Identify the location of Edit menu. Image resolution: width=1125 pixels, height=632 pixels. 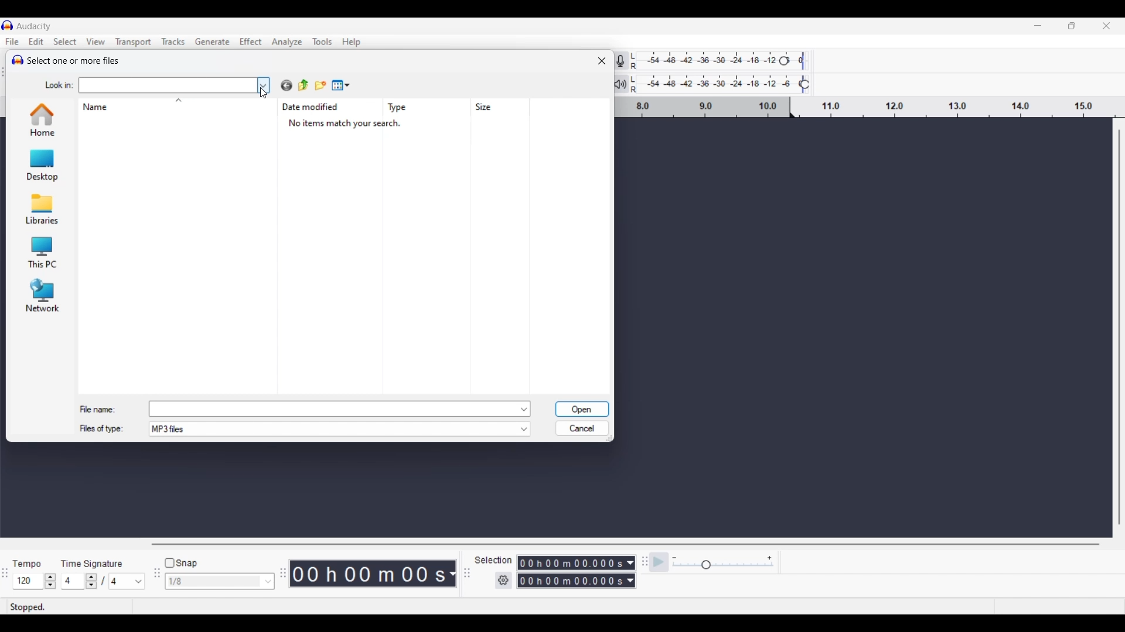
(36, 41).